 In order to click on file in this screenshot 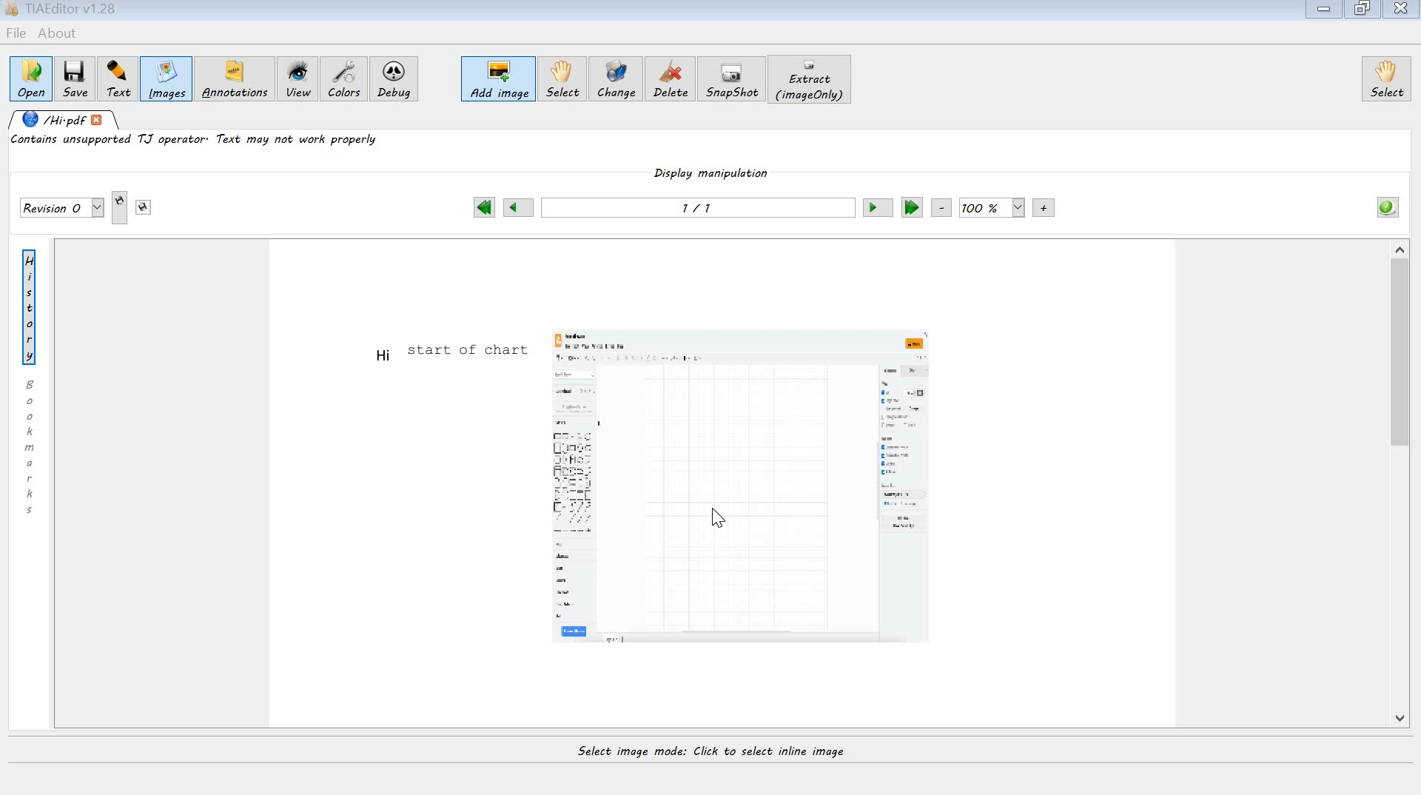, I will do `click(16, 33)`.